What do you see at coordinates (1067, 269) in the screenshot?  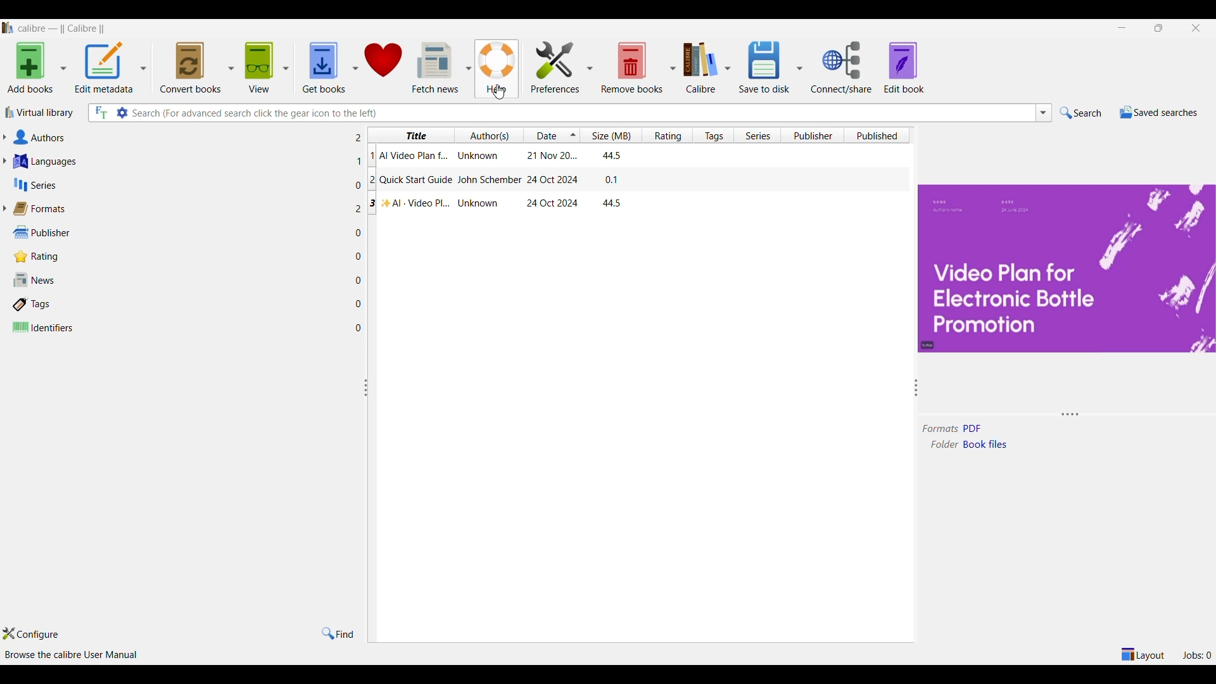 I see `Preview of title page of selected file` at bounding box center [1067, 269].